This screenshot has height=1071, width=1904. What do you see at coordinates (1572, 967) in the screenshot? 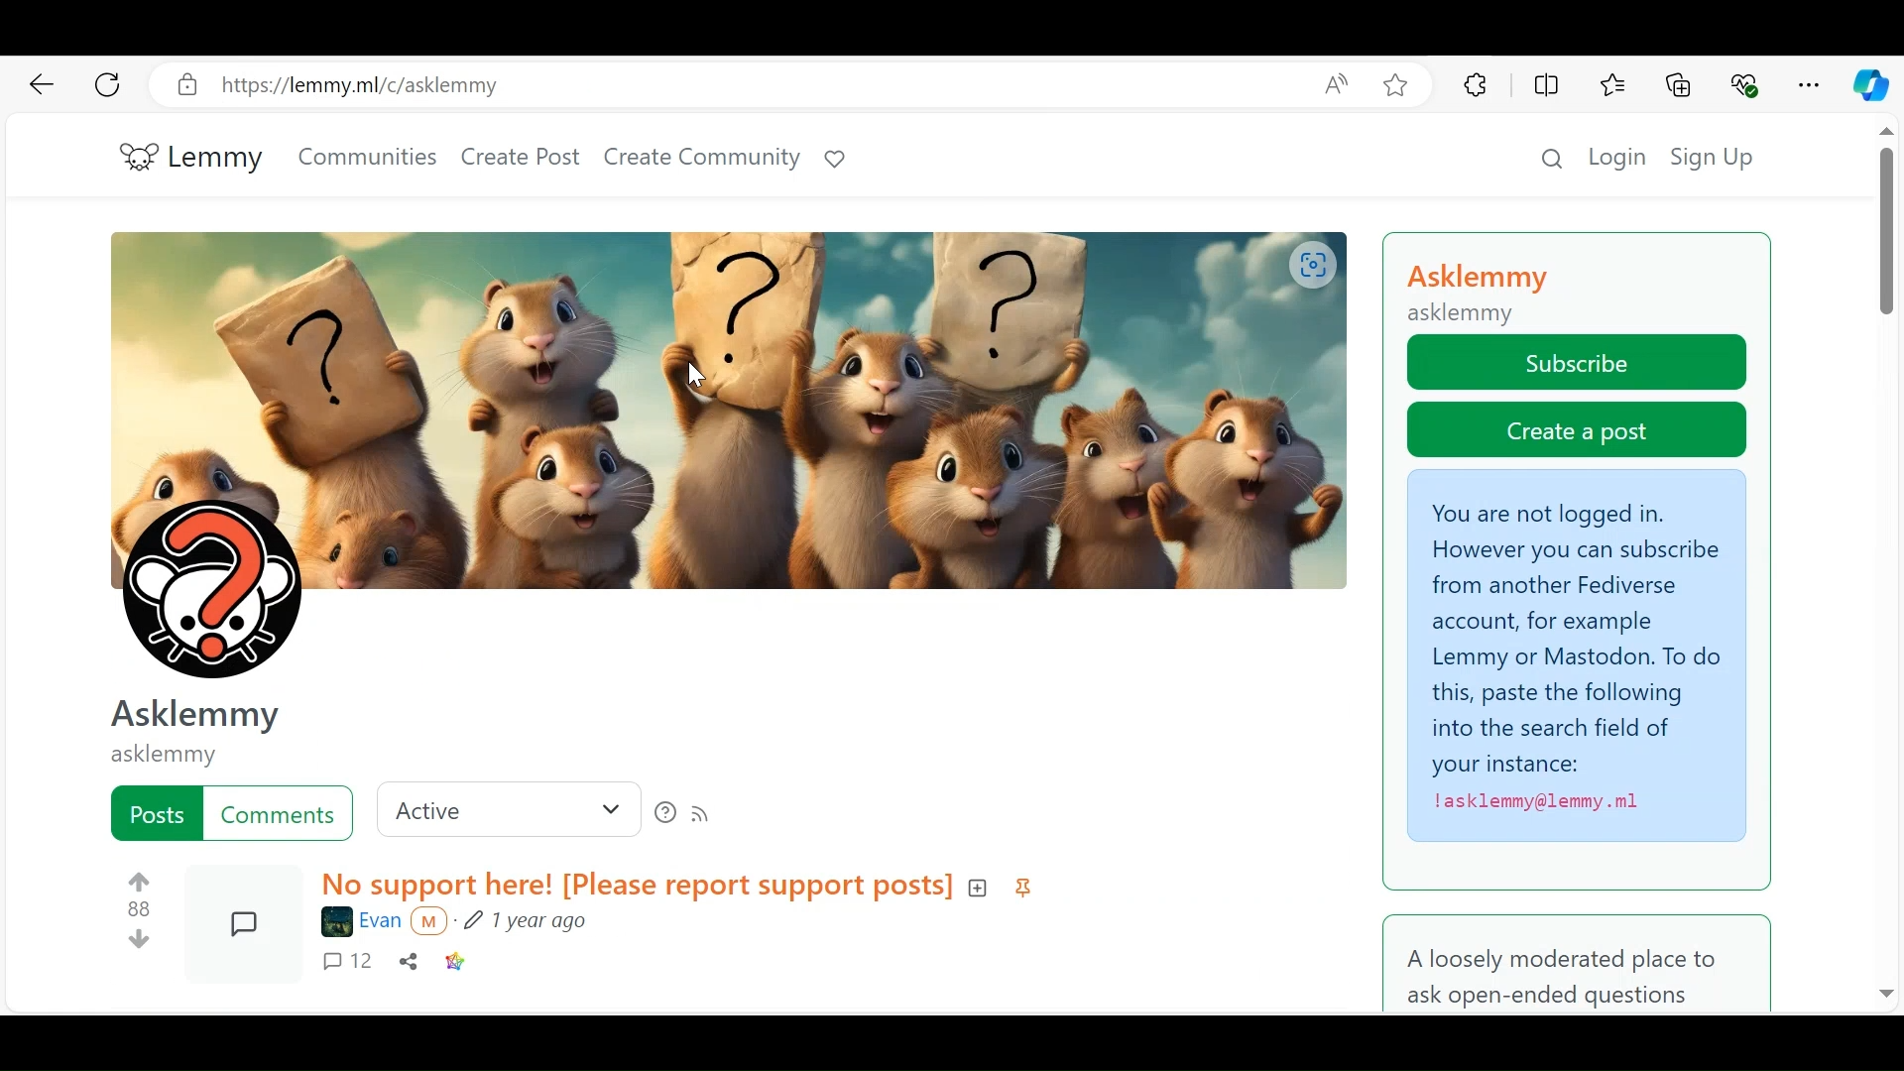
I see `` at bounding box center [1572, 967].